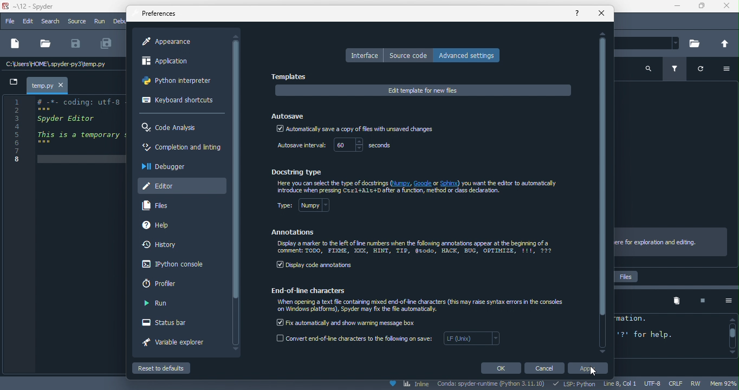 The image size is (739, 390). Describe the element at coordinates (236, 170) in the screenshot. I see `vertical scroll bar` at that location.